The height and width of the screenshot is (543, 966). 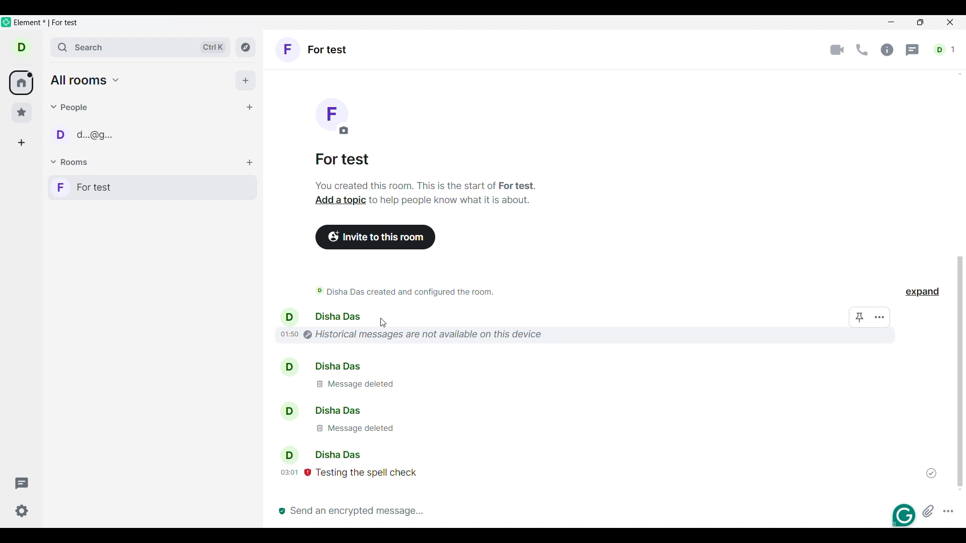 What do you see at coordinates (920, 22) in the screenshot?
I see `Show in smaller tab` at bounding box center [920, 22].